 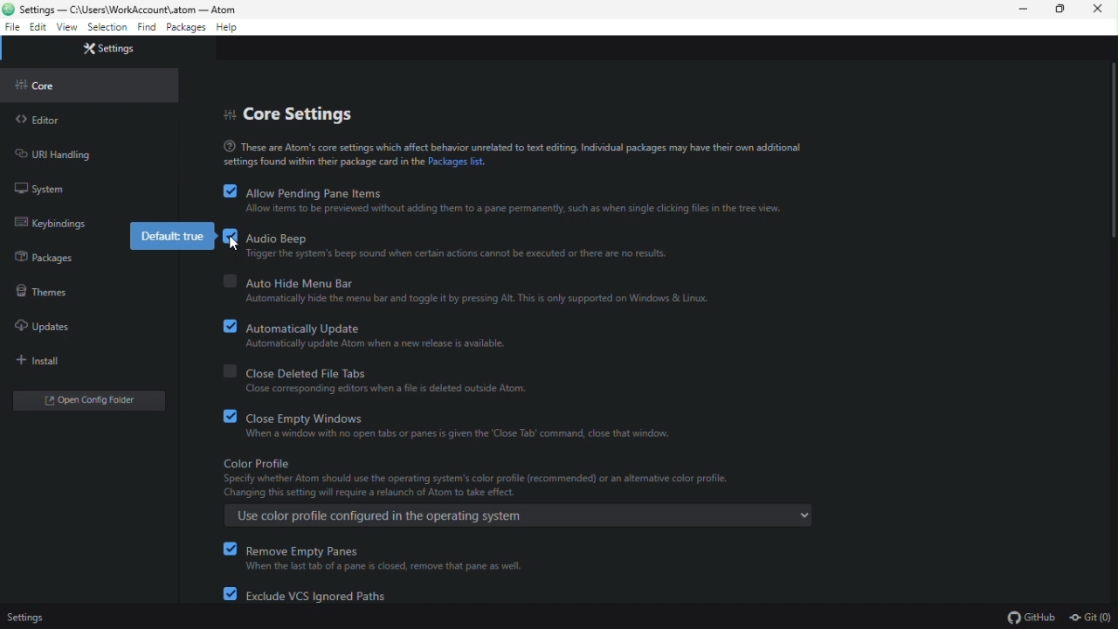 What do you see at coordinates (446, 418) in the screenshot?
I see `close empty windows` at bounding box center [446, 418].